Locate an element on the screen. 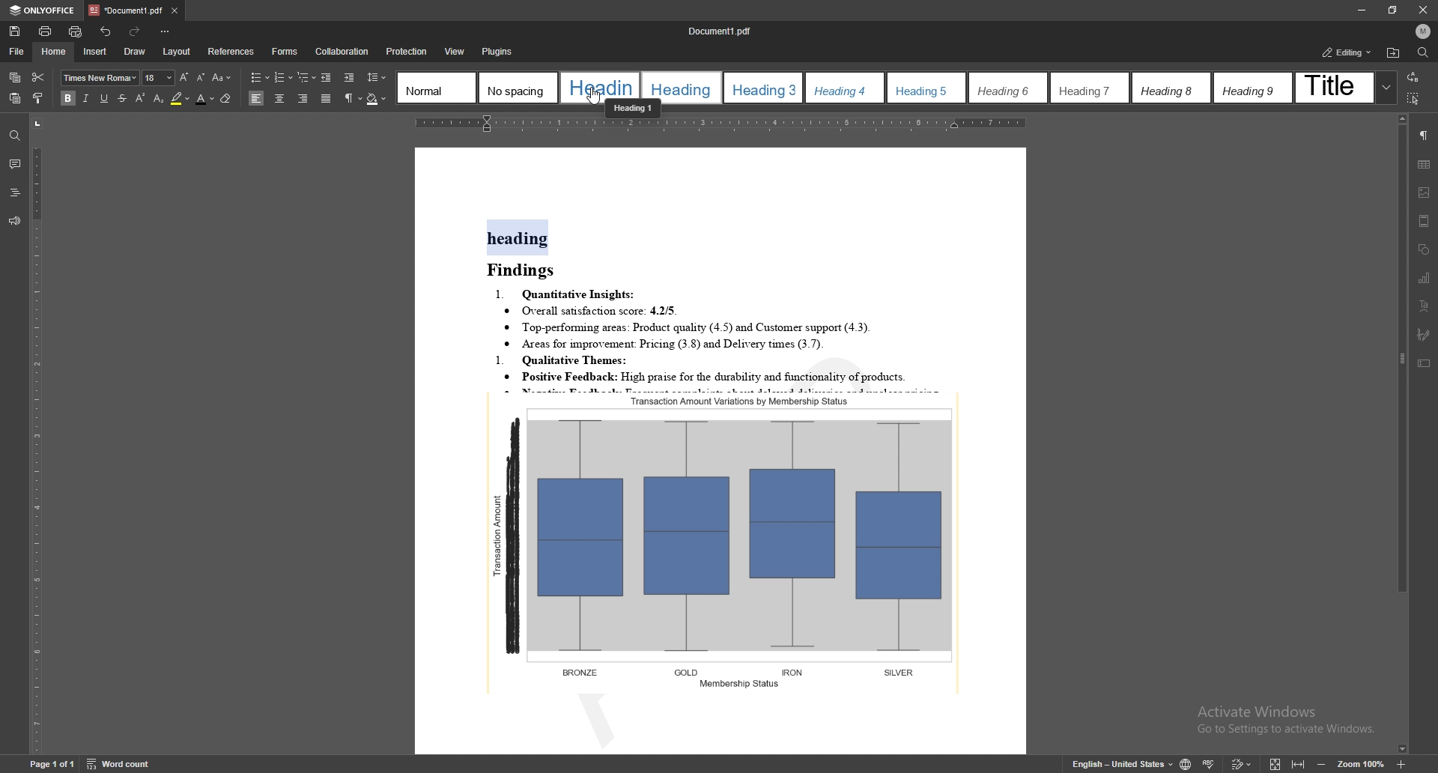 The height and width of the screenshot is (773, 1438). references is located at coordinates (231, 51).